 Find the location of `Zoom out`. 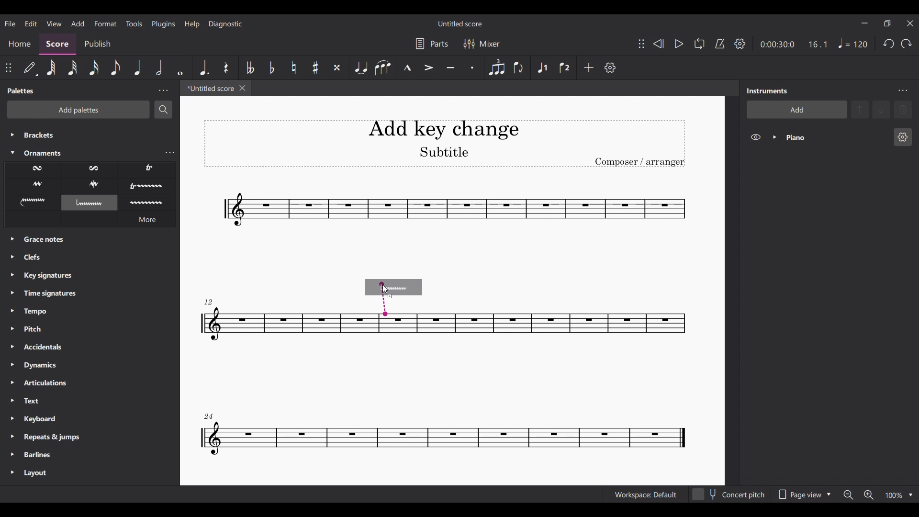

Zoom out is located at coordinates (848, 495).